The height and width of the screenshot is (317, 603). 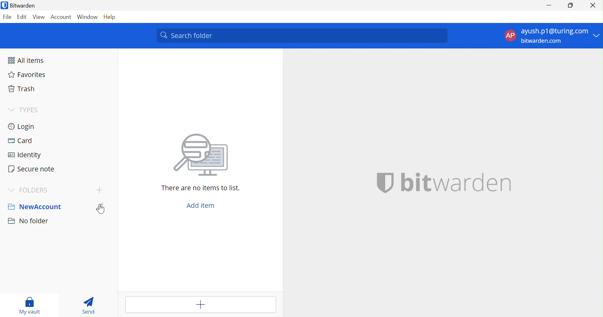 I want to click on New Account, so click(x=39, y=206).